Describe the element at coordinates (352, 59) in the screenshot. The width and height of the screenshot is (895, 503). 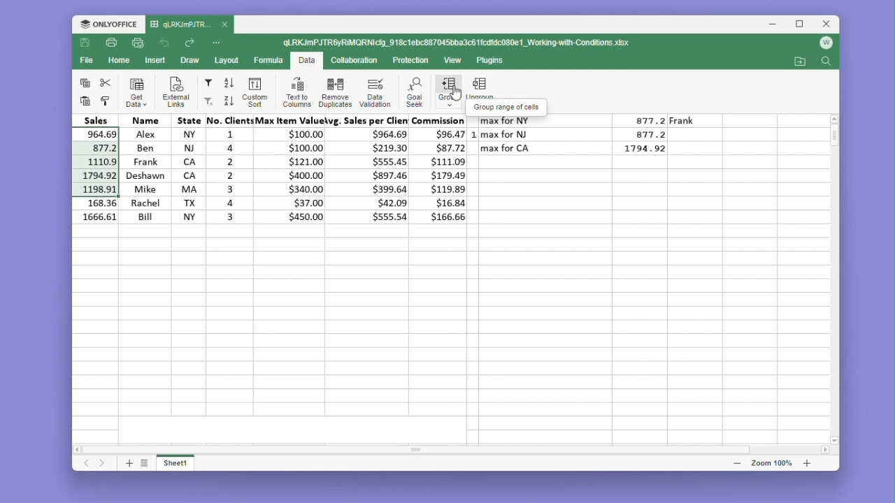
I see `Collaboration` at that location.